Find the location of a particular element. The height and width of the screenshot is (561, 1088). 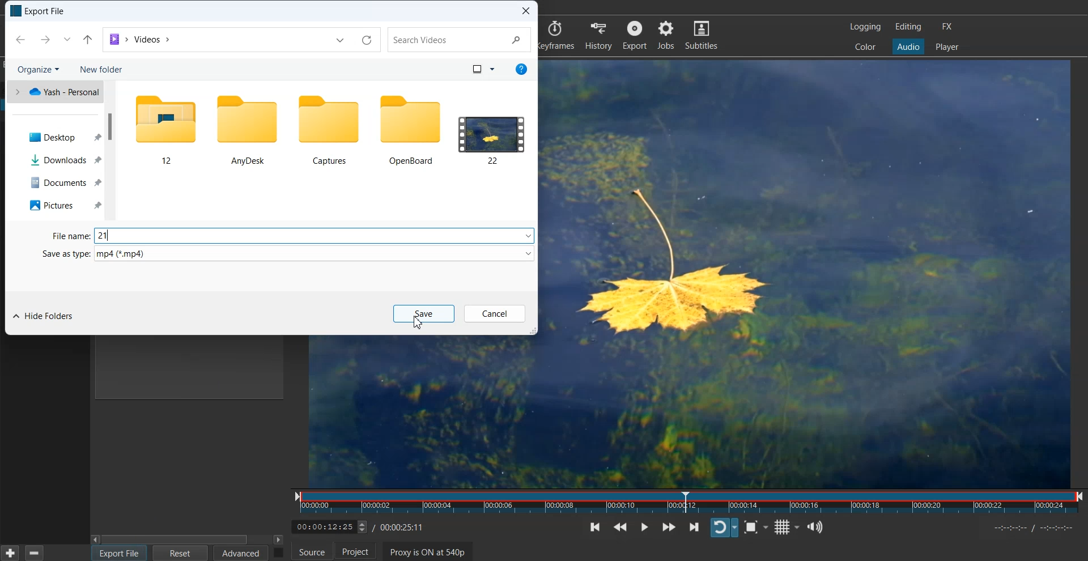

Downloads is located at coordinates (68, 159).